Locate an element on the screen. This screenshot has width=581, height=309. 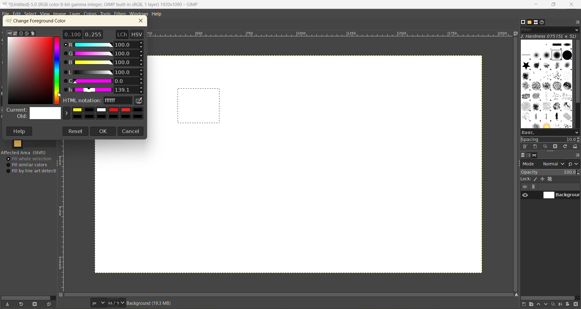
document history is located at coordinates (543, 23).